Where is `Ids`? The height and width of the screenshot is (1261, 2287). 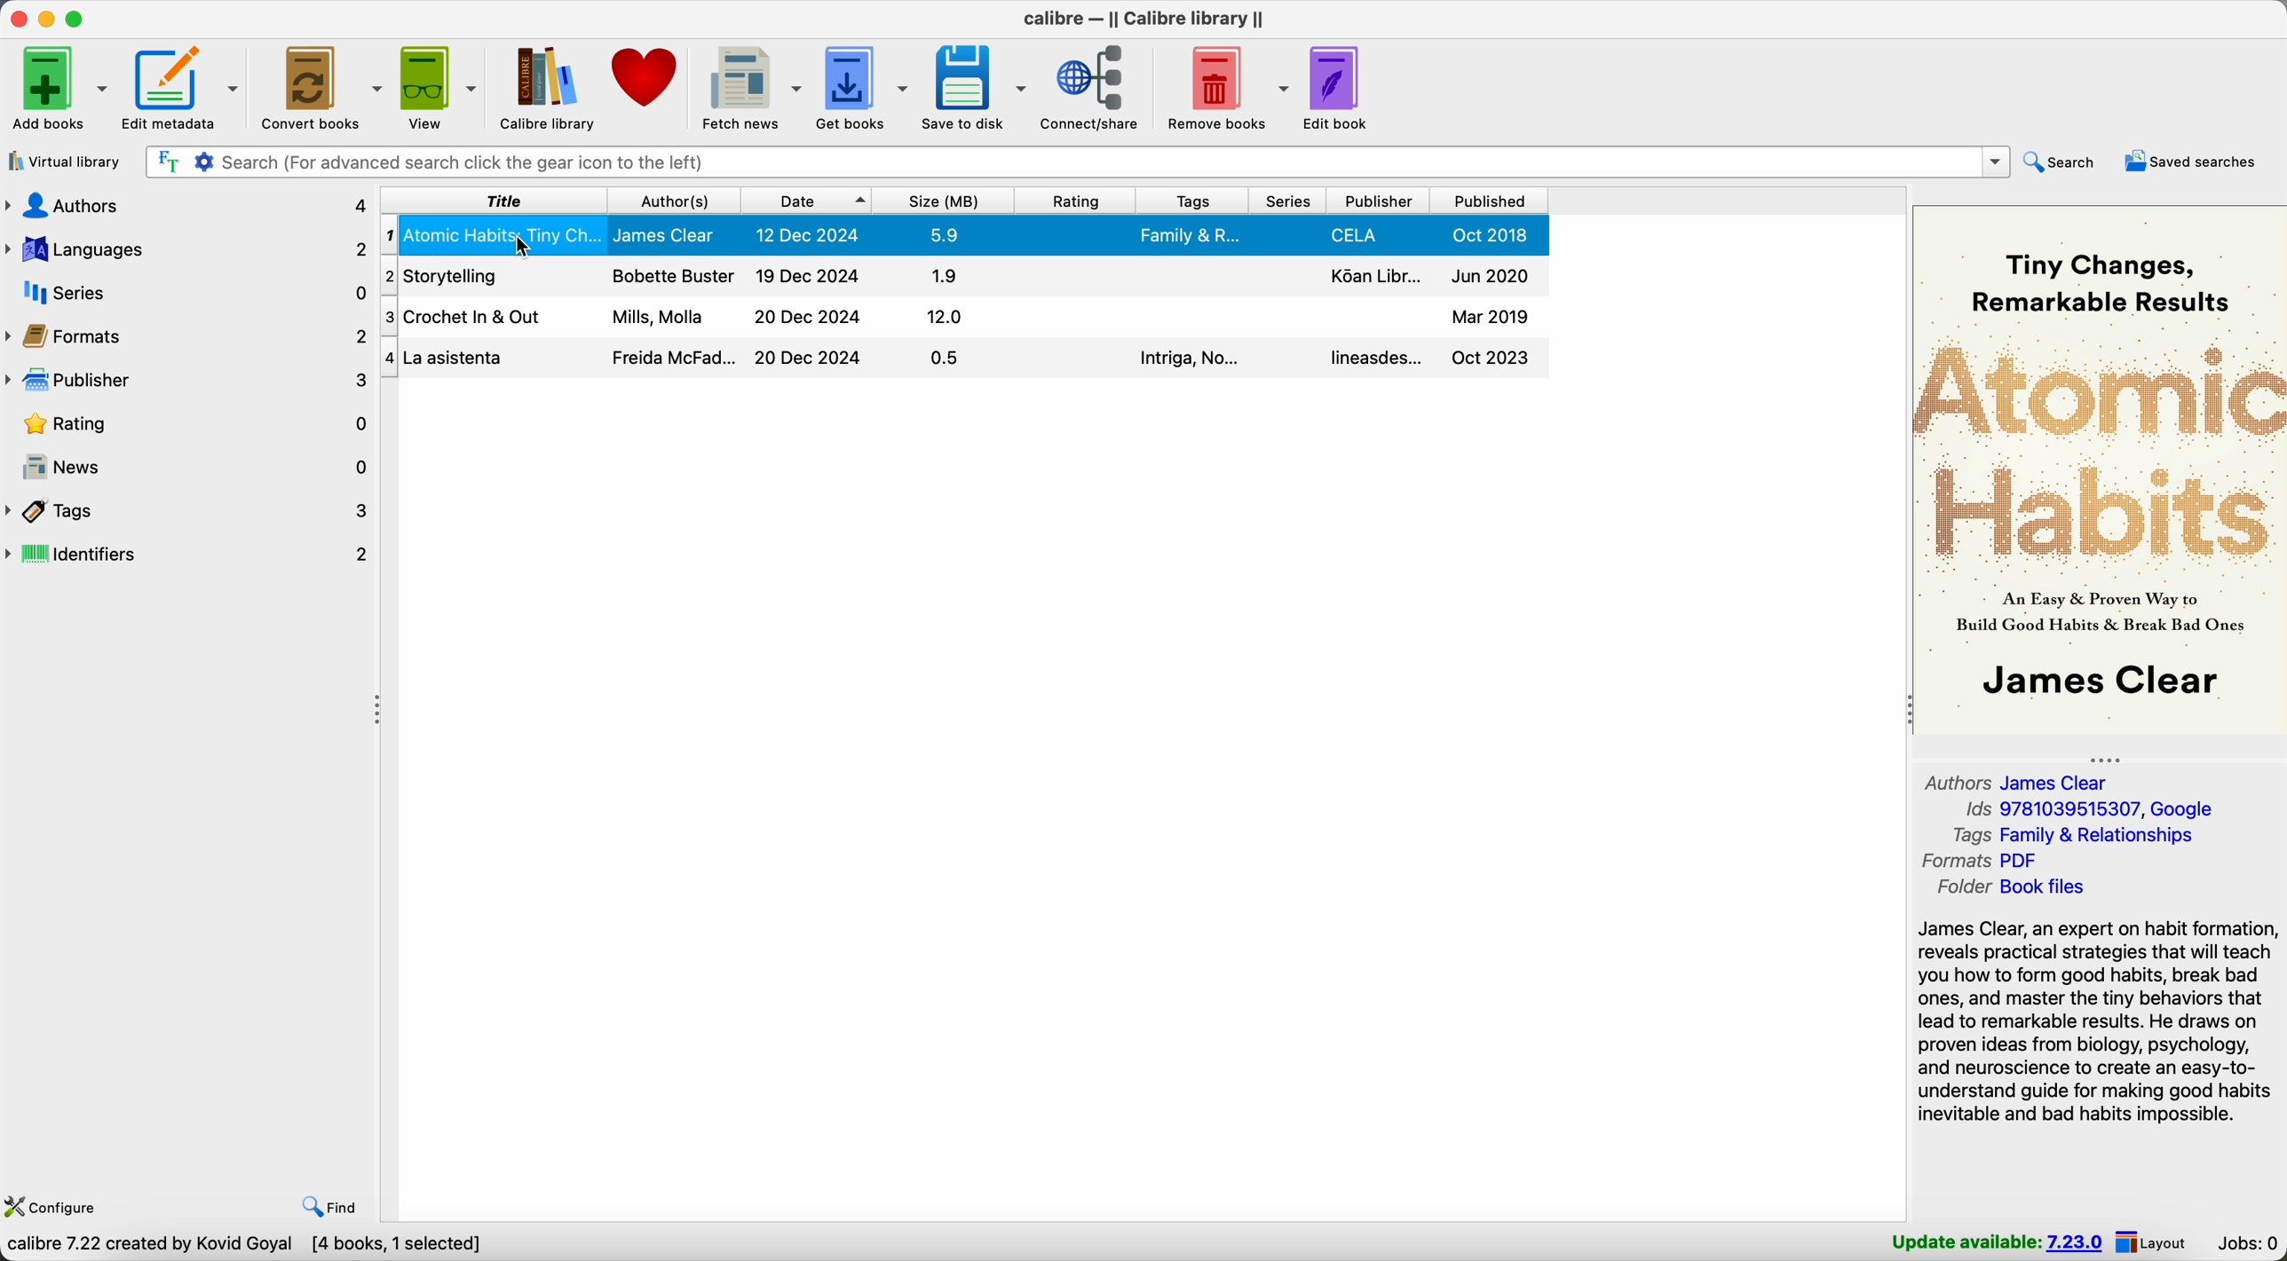 Ids is located at coordinates (2085, 810).